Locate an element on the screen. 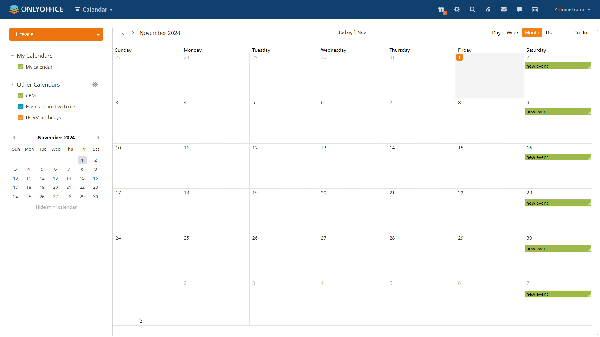 This screenshot has height=337, width=600. mini calendar is located at coordinates (55, 173).